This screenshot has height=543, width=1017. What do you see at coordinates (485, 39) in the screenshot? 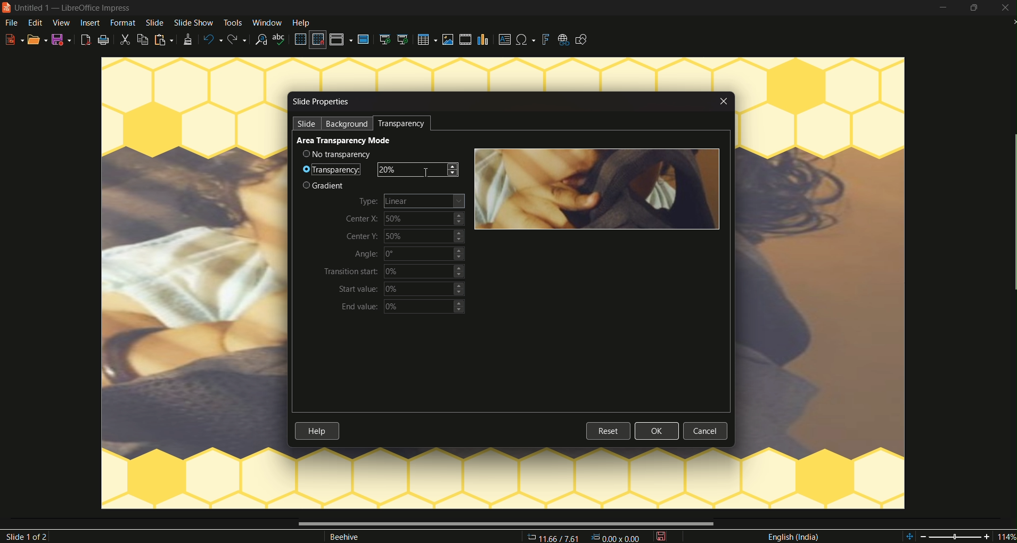
I see `insert chart` at bounding box center [485, 39].